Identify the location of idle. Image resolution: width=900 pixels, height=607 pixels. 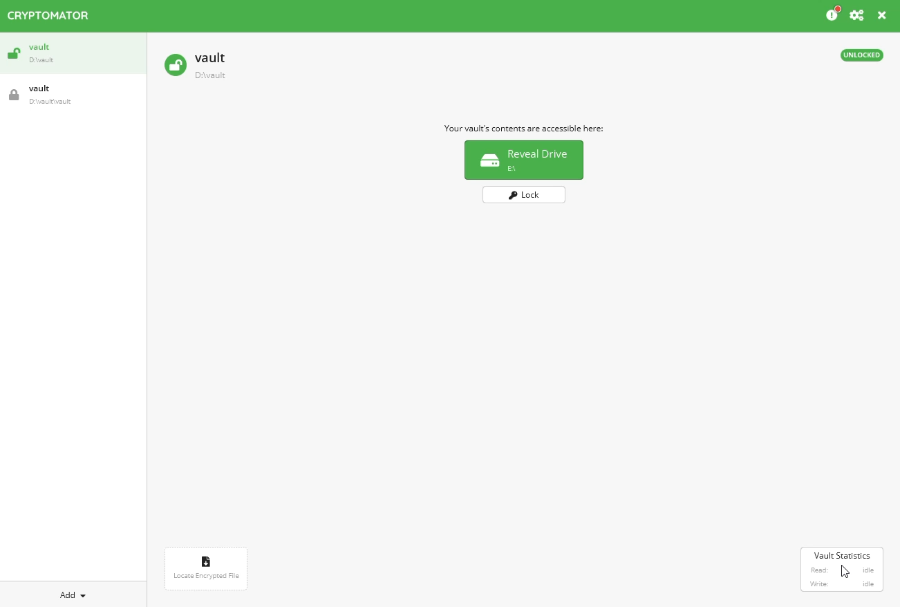
(869, 584).